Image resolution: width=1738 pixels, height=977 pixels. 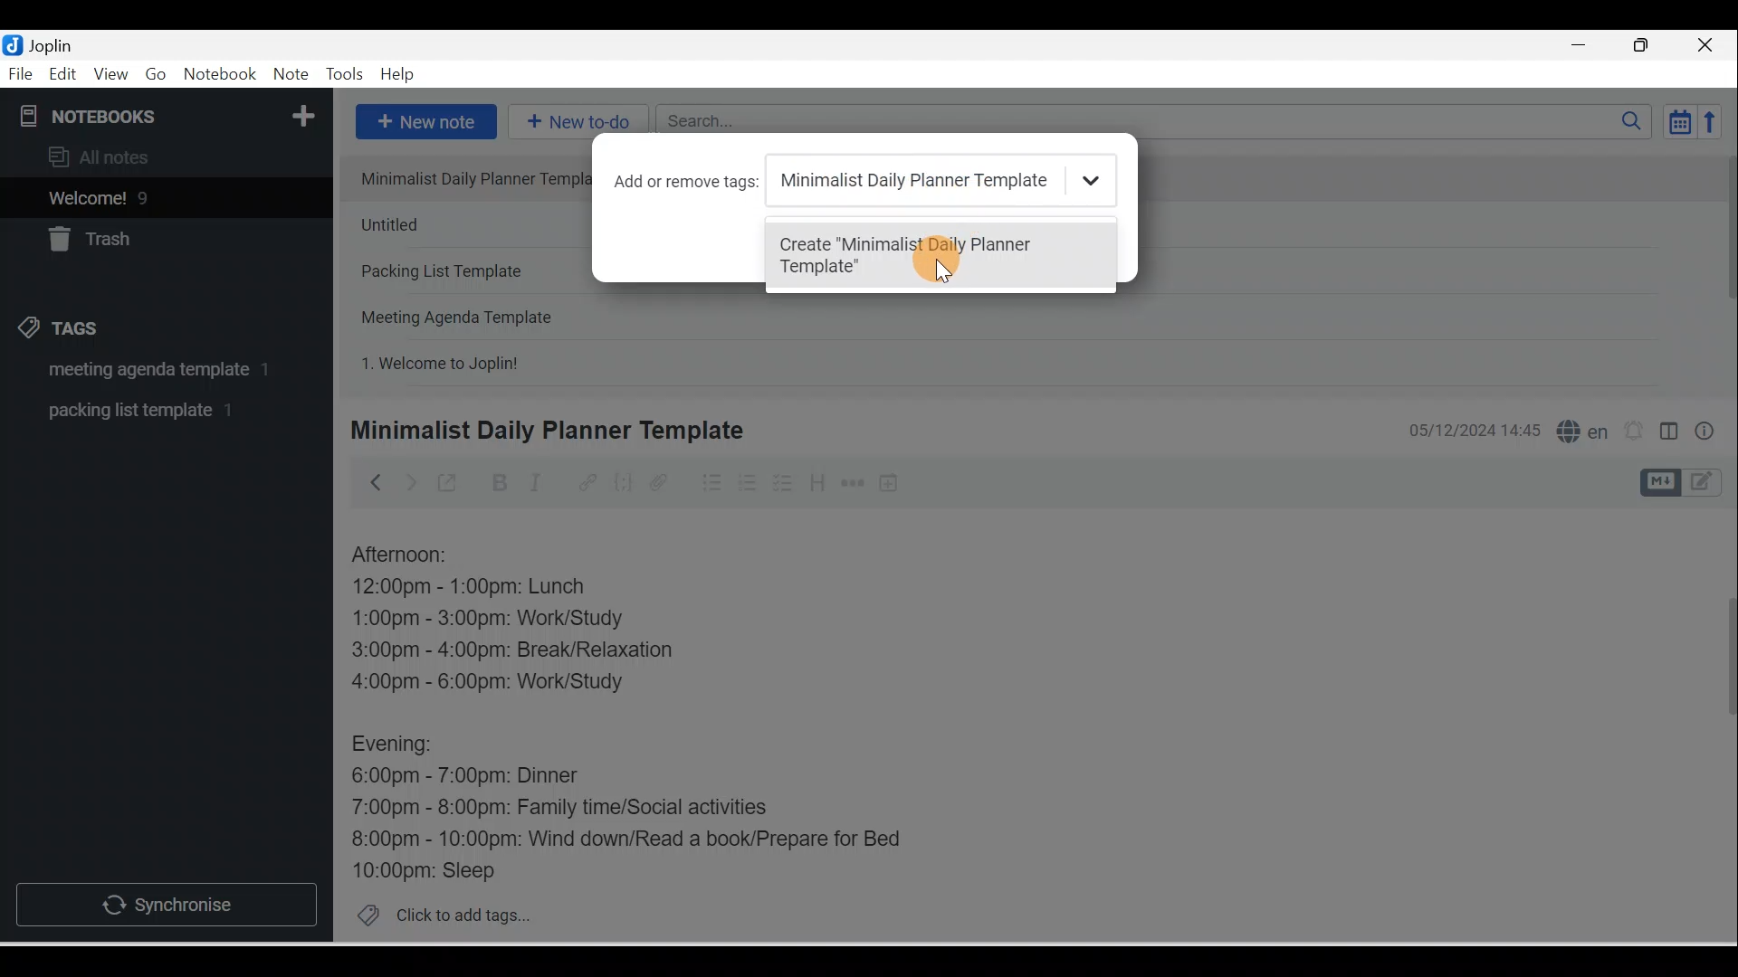 What do you see at coordinates (1647, 46) in the screenshot?
I see `Maximise` at bounding box center [1647, 46].